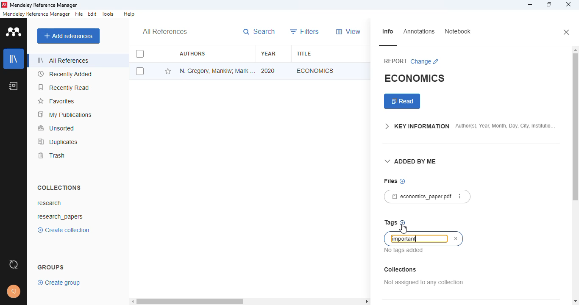 Image resolution: width=579 pixels, height=305 pixels. I want to click on economics_paper.pdf, so click(418, 196).